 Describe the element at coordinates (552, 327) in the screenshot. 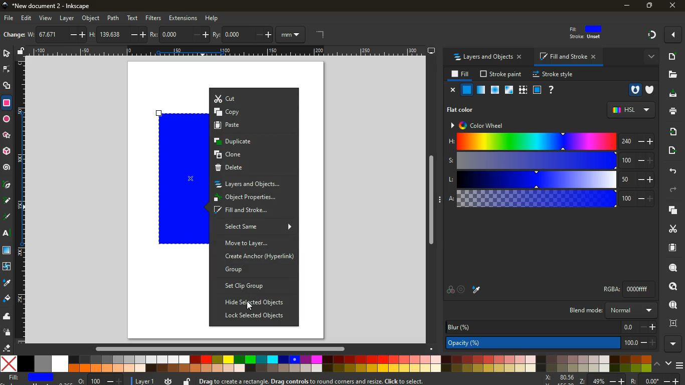

I see `blur` at that location.